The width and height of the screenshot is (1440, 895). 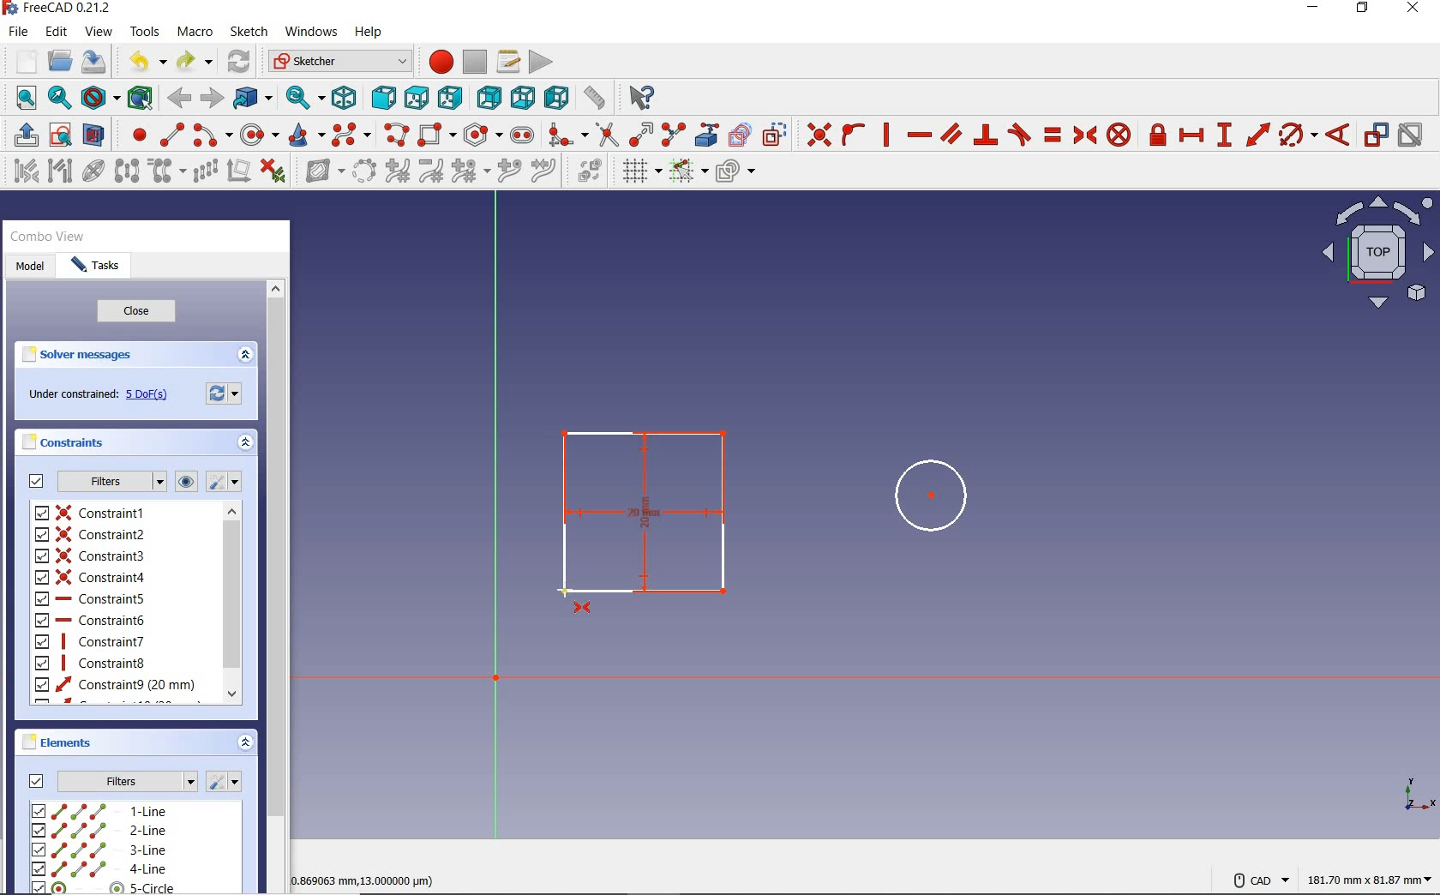 I want to click on fit selection, so click(x=58, y=99).